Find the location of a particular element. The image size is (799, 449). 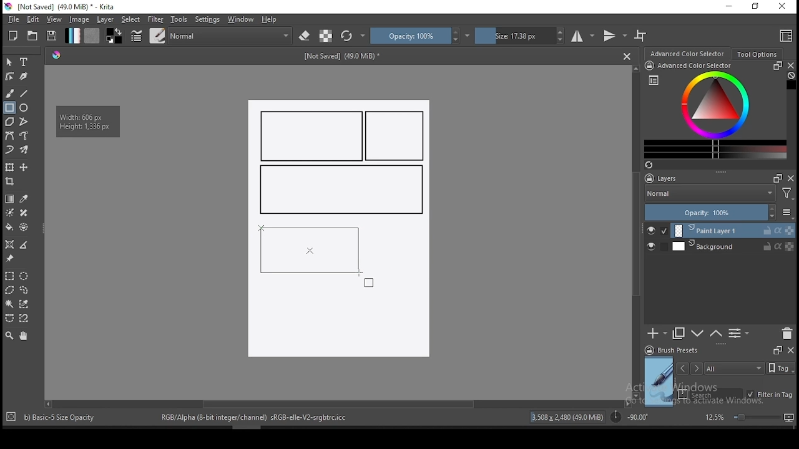

brushes is located at coordinates (157, 36).